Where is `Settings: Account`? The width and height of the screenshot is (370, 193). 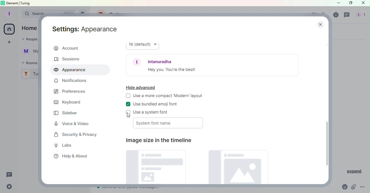
Settings: Account is located at coordinates (86, 28).